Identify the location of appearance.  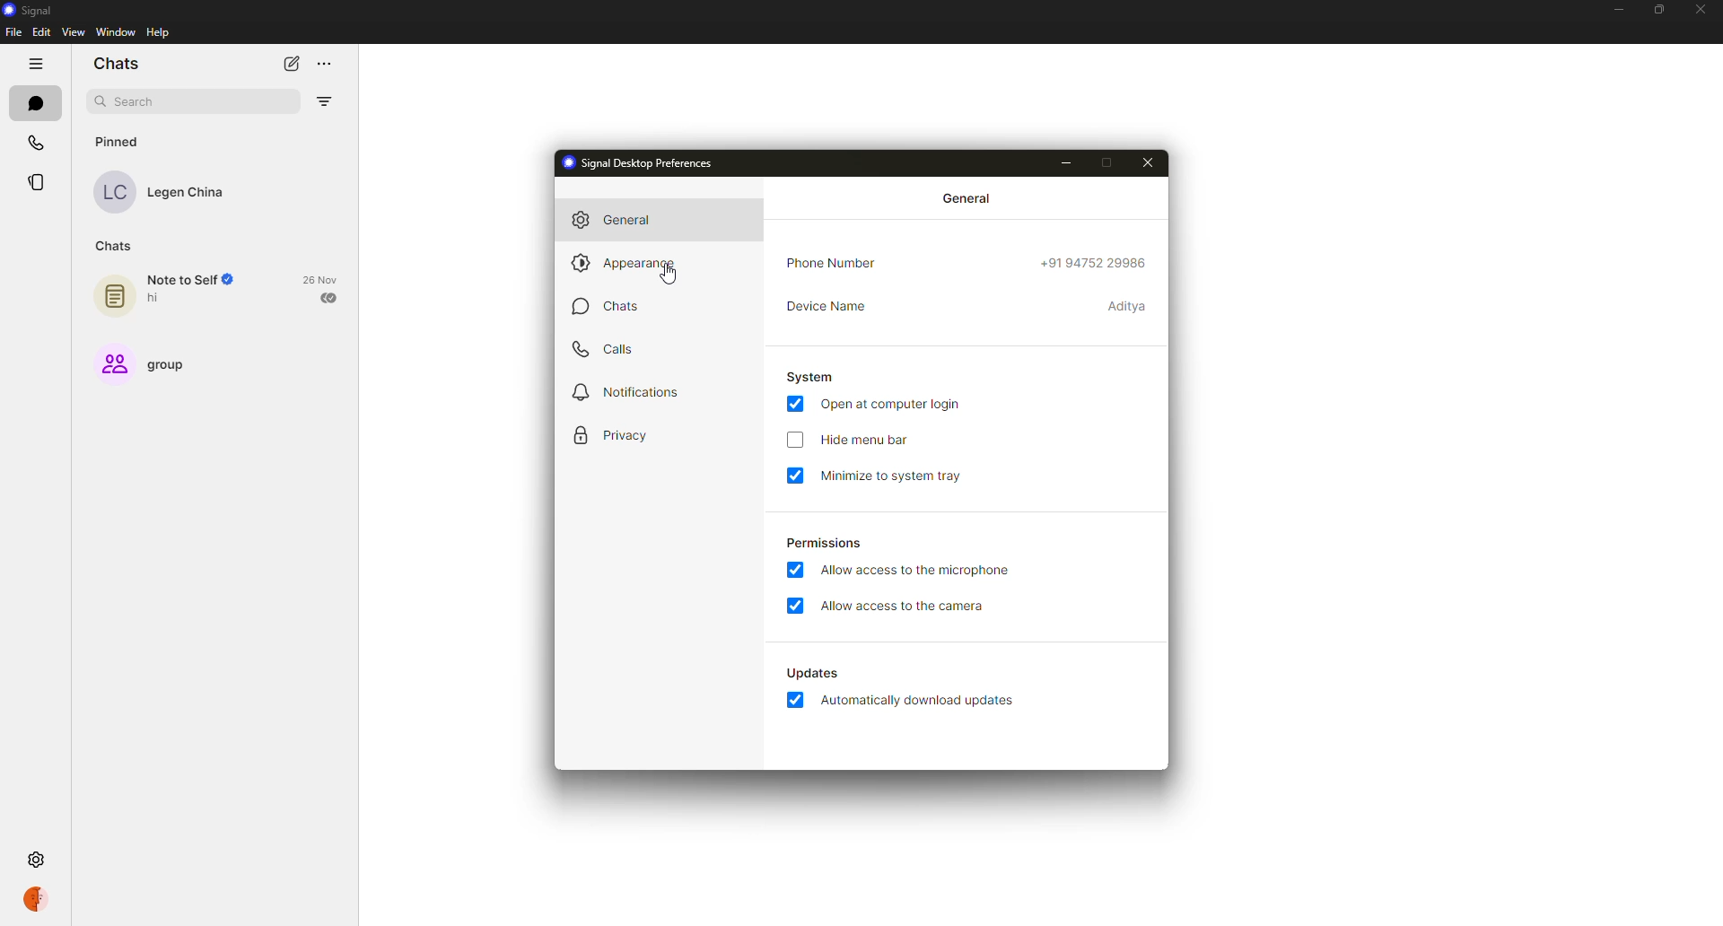
(625, 263).